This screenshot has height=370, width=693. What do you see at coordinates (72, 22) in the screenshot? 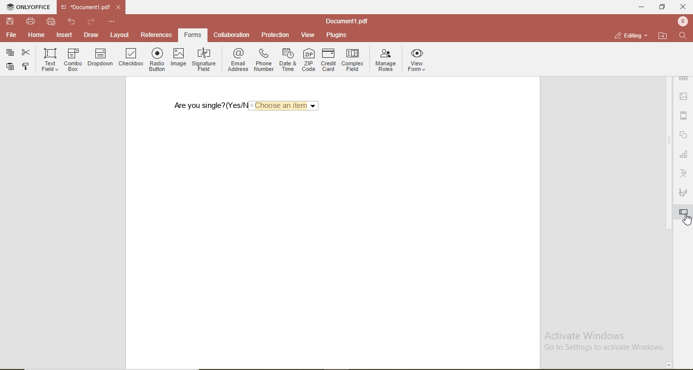
I see `undo` at bounding box center [72, 22].